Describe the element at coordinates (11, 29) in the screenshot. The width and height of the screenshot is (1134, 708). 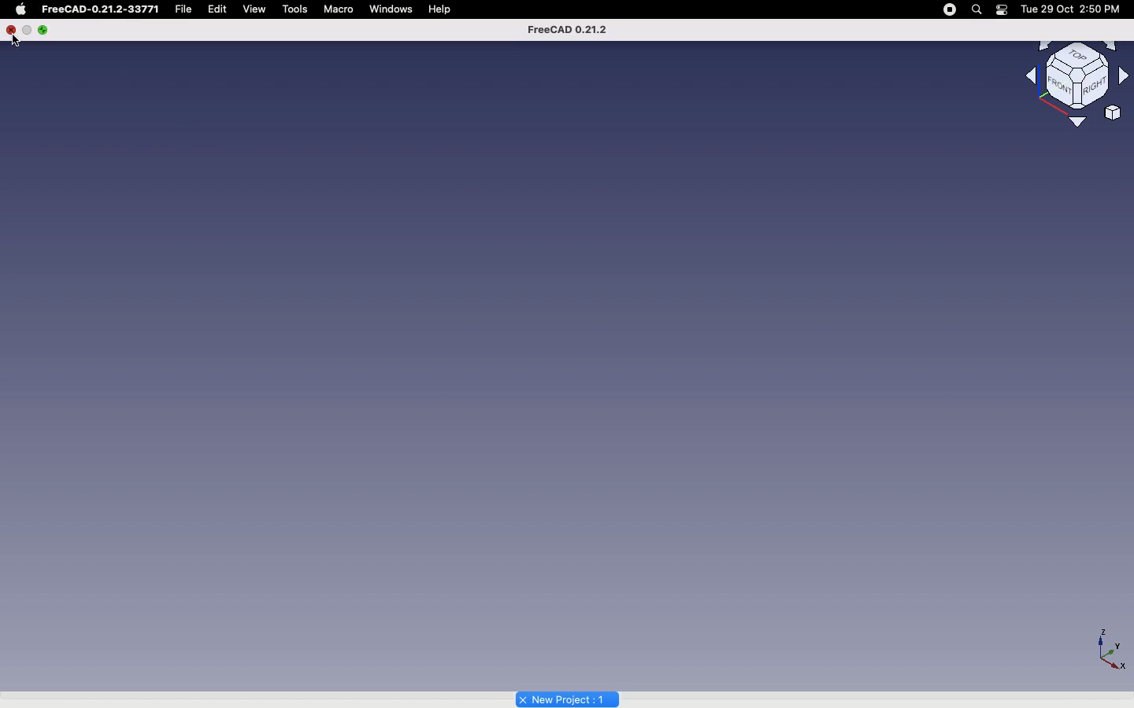
I see `Clicking on close` at that location.